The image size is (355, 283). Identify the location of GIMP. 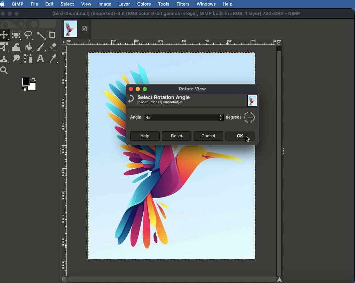
(17, 4).